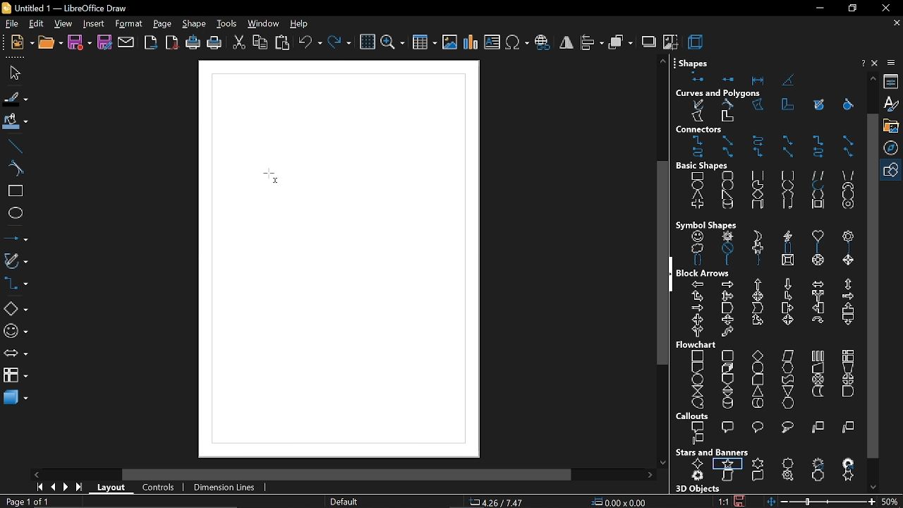 This screenshot has height=508, width=903. I want to click on previous page, so click(53, 488).